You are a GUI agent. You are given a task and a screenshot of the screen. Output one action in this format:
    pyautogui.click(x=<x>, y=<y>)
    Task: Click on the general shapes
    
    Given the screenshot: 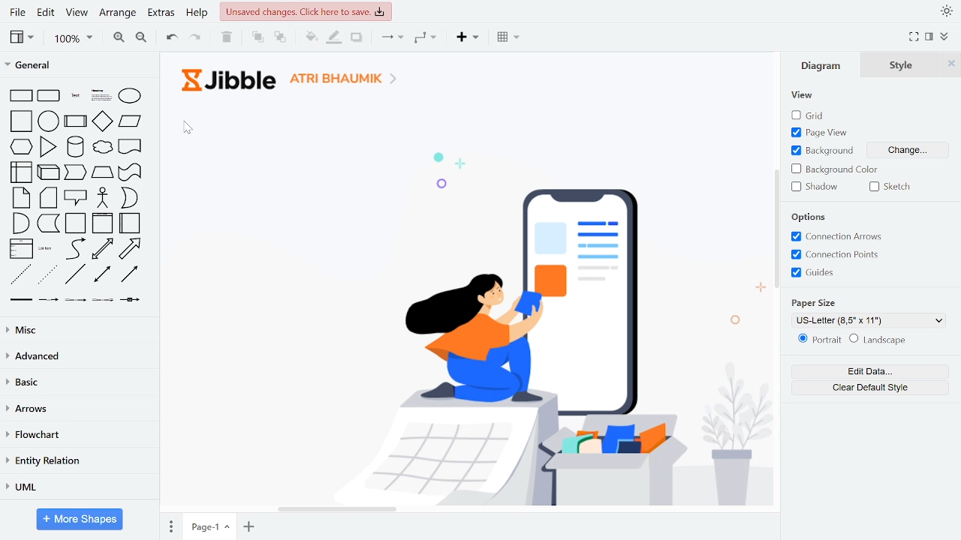 What is the action you would take?
    pyautogui.click(x=101, y=249)
    